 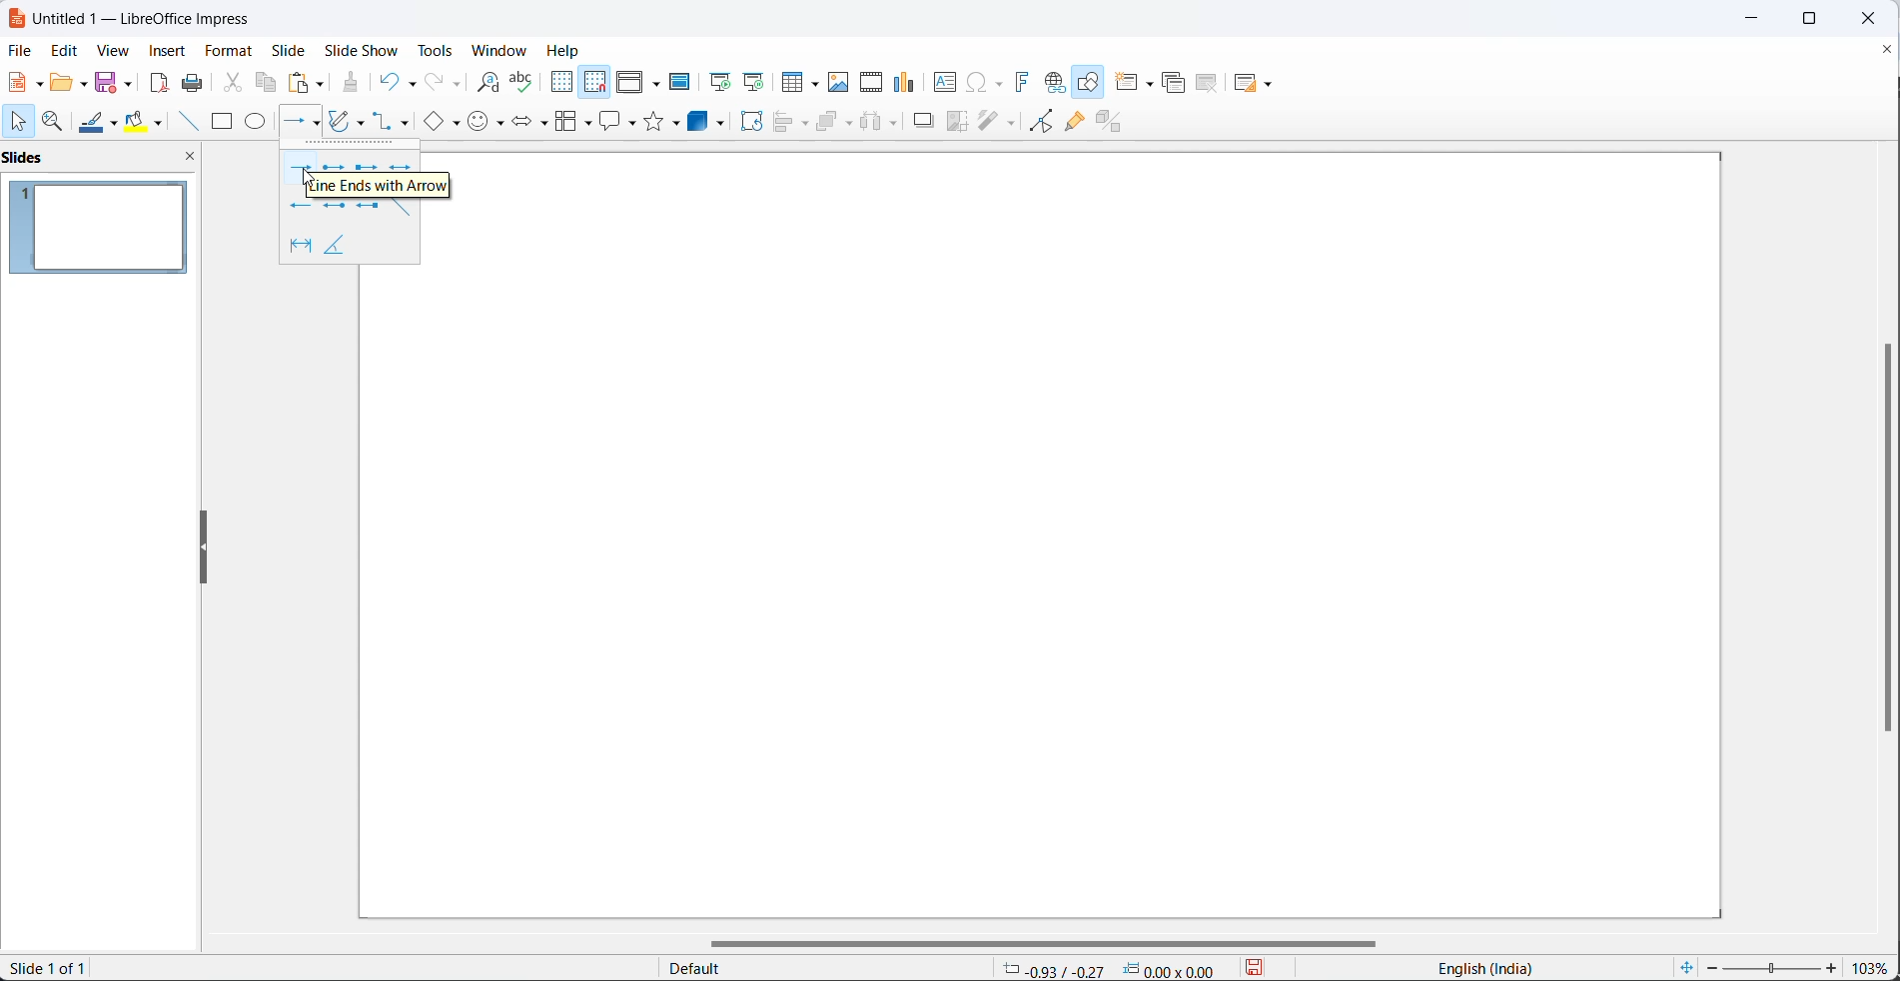 I want to click on zoom slider, so click(x=1773, y=965).